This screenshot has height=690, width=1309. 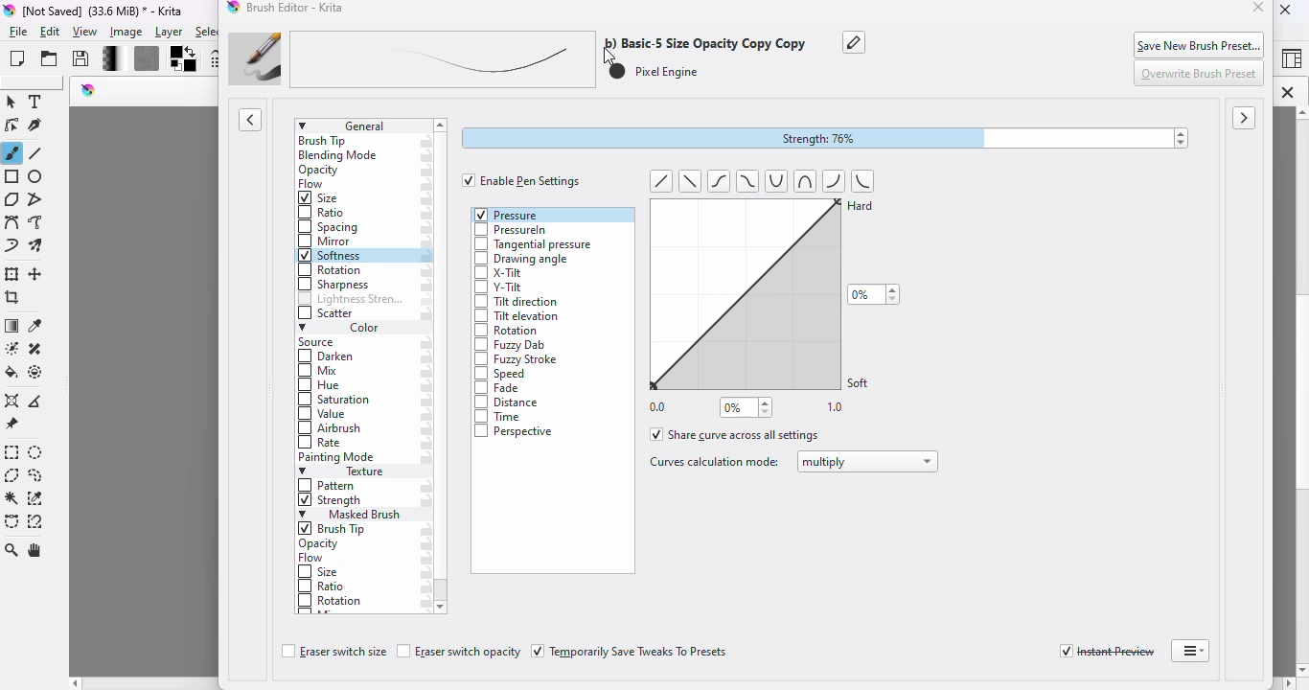 I want to click on Left diagonal, so click(x=661, y=180).